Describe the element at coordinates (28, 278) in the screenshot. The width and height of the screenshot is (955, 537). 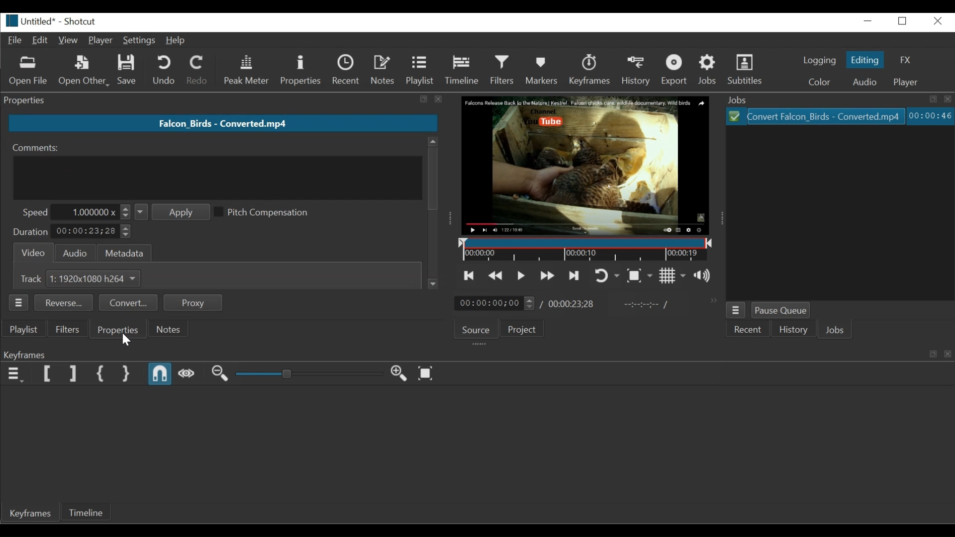
I see `Track` at that location.